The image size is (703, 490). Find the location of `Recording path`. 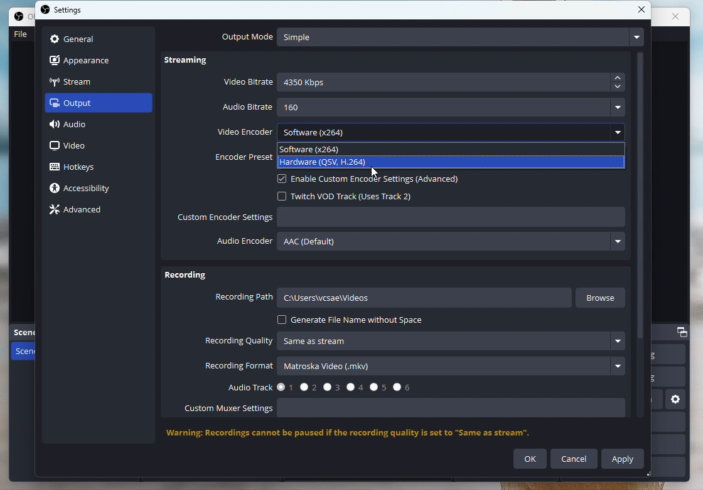

Recording path is located at coordinates (393, 300).